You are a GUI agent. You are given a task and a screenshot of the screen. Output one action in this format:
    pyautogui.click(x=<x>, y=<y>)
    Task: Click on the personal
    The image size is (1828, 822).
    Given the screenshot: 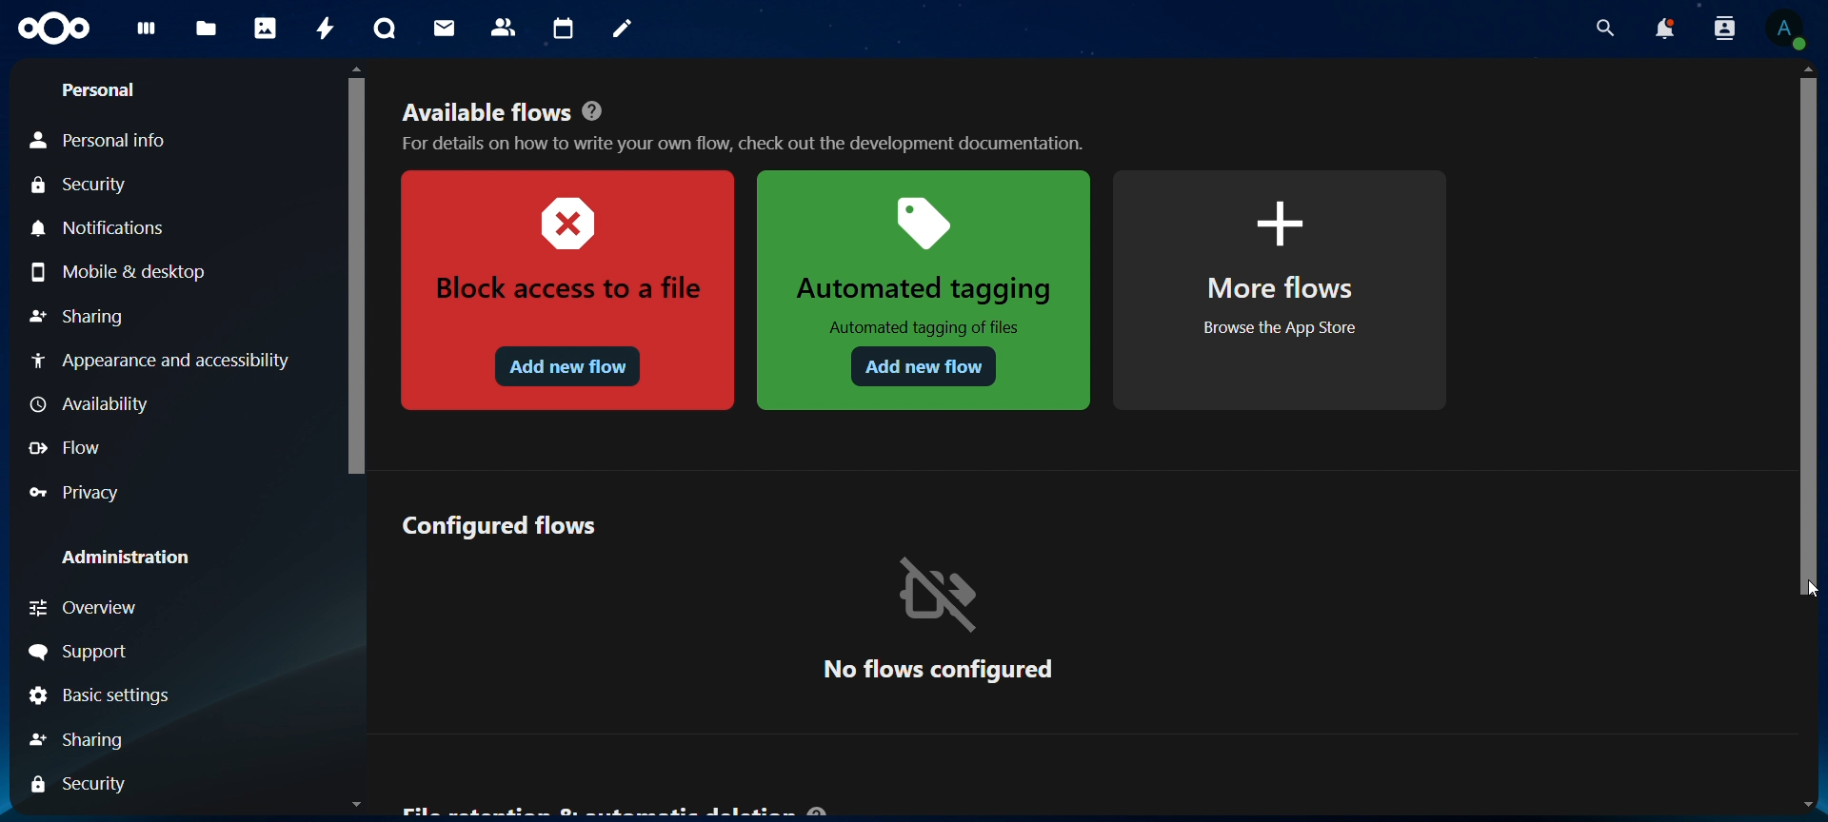 What is the action you would take?
    pyautogui.click(x=97, y=90)
    